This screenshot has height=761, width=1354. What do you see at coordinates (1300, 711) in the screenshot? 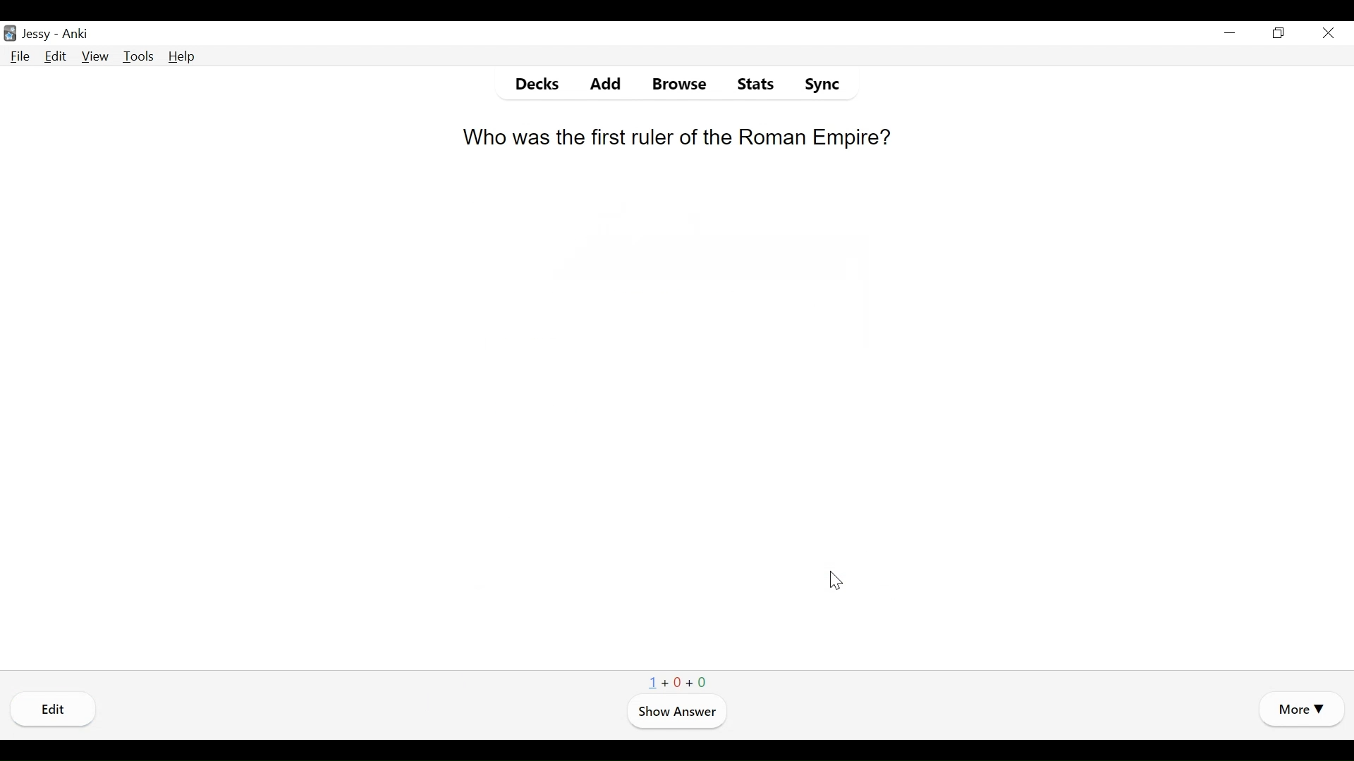
I see `More Options` at bounding box center [1300, 711].